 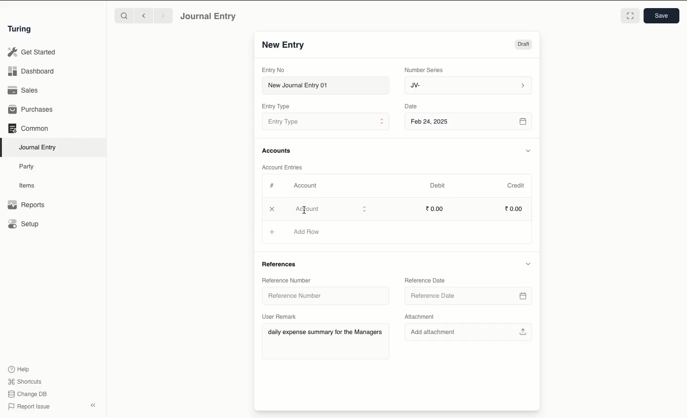 I want to click on 0.00, so click(x=435, y=208).